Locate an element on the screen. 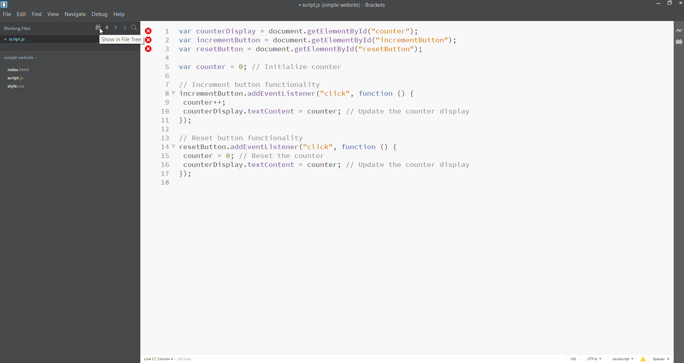 This screenshot has height=363, width=684. maximize is located at coordinates (669, 3).